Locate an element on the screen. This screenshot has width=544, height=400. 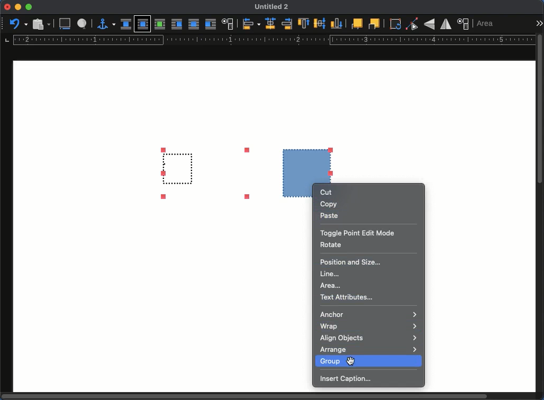
through is located at coordinates (194, 25).